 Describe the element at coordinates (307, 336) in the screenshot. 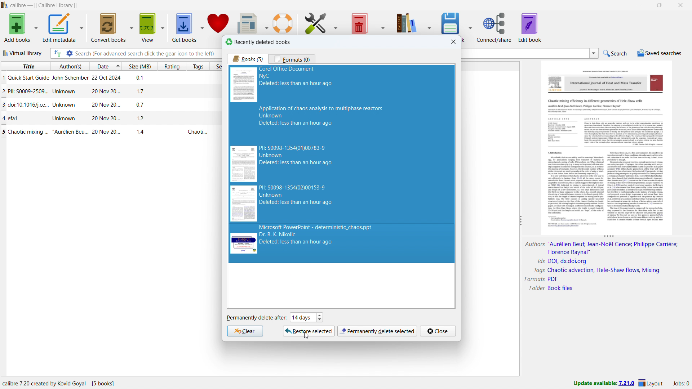

I see `cursor` at that location.